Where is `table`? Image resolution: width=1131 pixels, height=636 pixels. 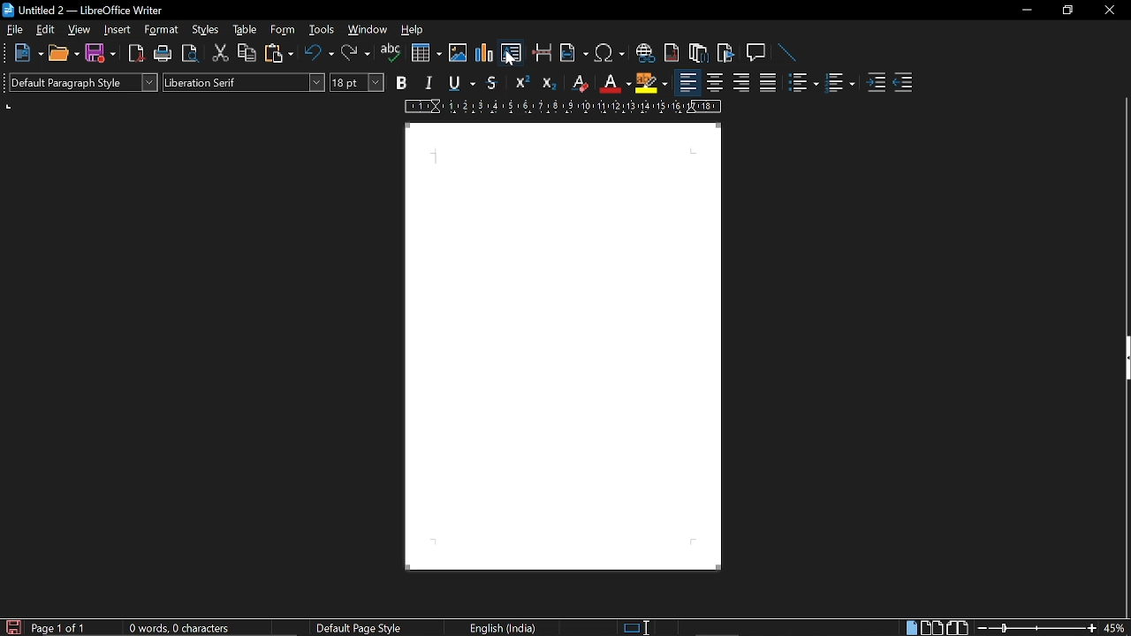 table is located at coordinates (244, 30).